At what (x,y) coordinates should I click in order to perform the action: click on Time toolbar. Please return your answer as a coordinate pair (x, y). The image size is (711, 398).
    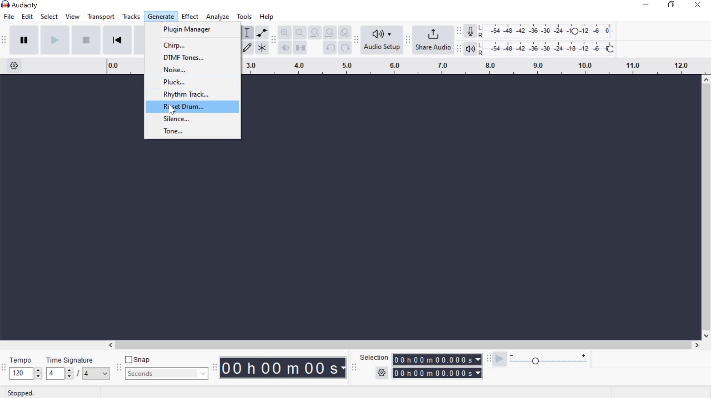
    Looking at the image, I should click on (214, 368).